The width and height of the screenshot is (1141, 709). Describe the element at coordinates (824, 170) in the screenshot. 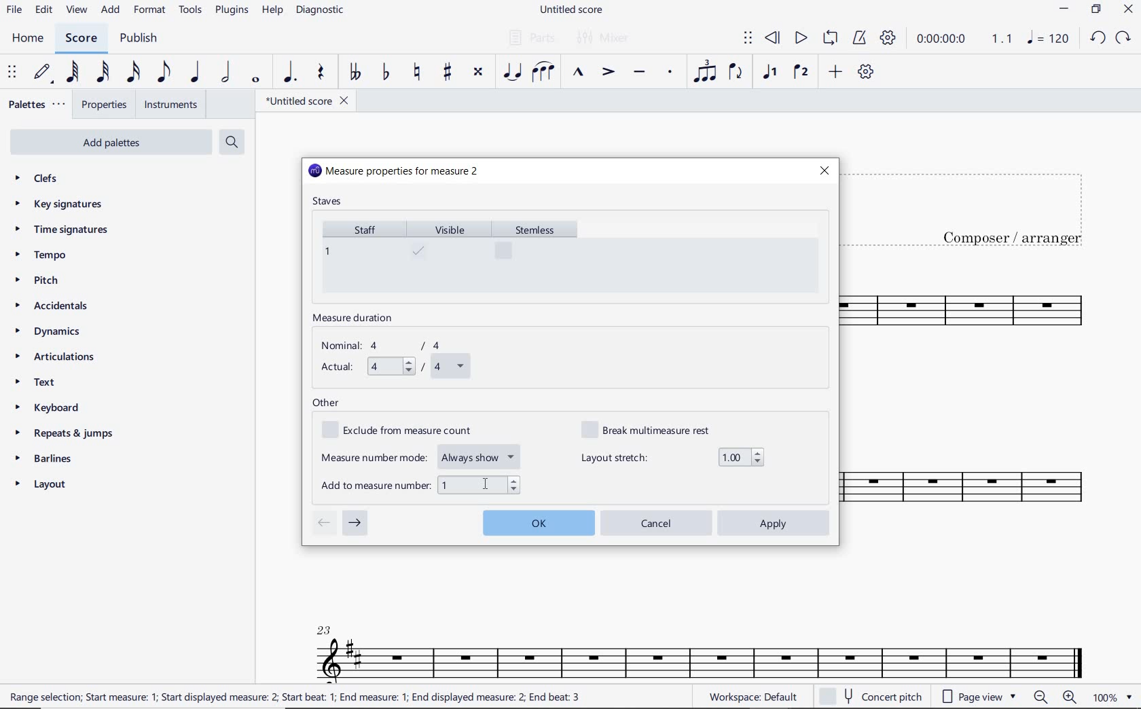

I see `close` at that location.